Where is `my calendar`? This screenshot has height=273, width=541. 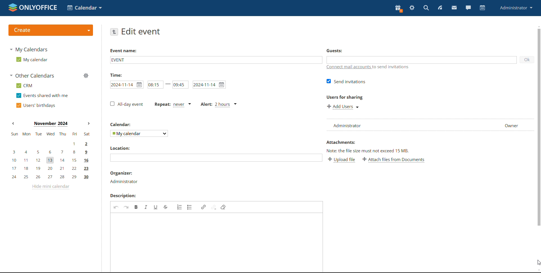 my calendar is located at coordinates (32, 60).